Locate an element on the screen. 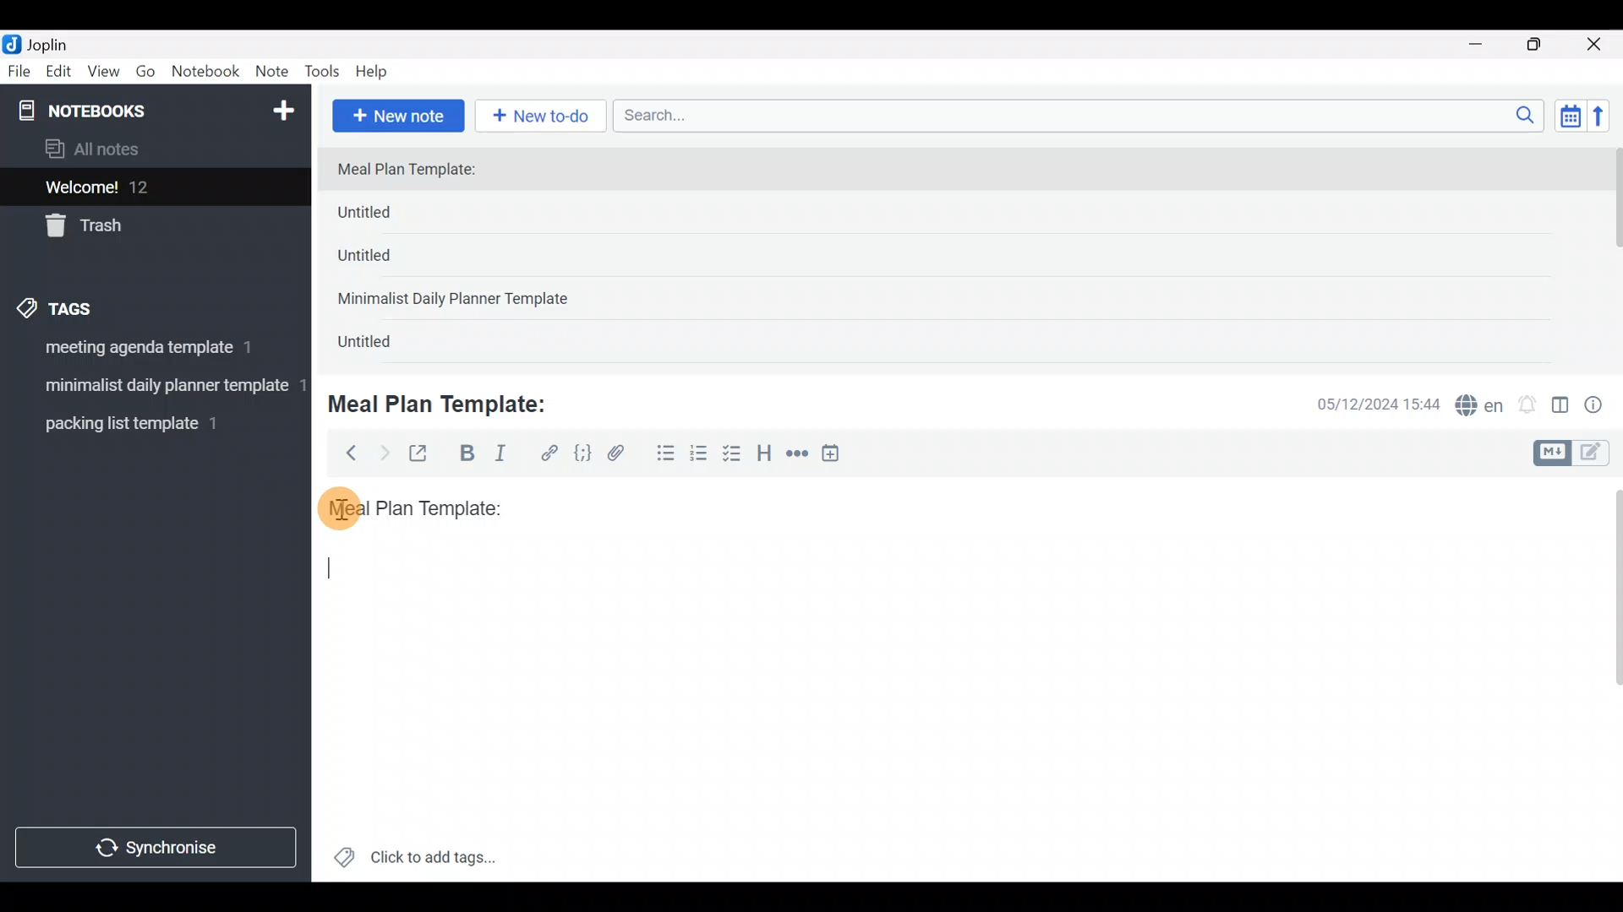  Bold is located at coordinates (466, 455).